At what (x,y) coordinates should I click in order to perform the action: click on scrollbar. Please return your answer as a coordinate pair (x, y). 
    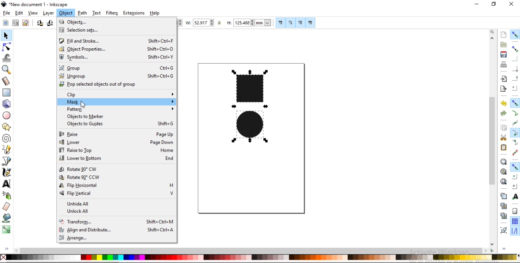
    Looking at the image, I should click on (493, 138).